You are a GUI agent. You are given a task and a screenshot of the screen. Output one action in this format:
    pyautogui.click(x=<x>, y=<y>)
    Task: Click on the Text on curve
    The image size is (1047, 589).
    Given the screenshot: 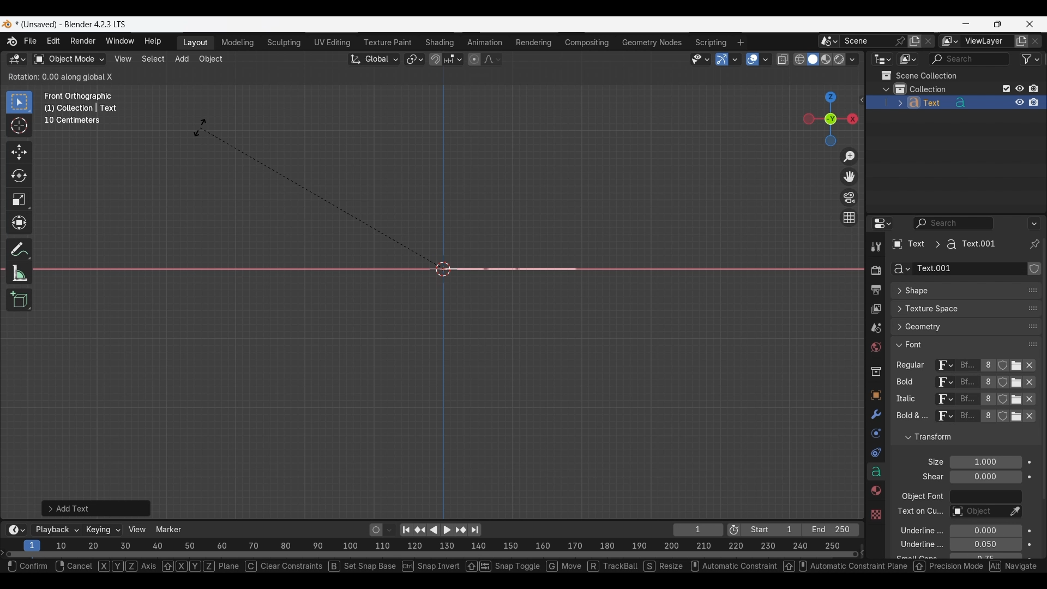 What is the action you would take?
    pyautogui.click(x=977, y=512)
    